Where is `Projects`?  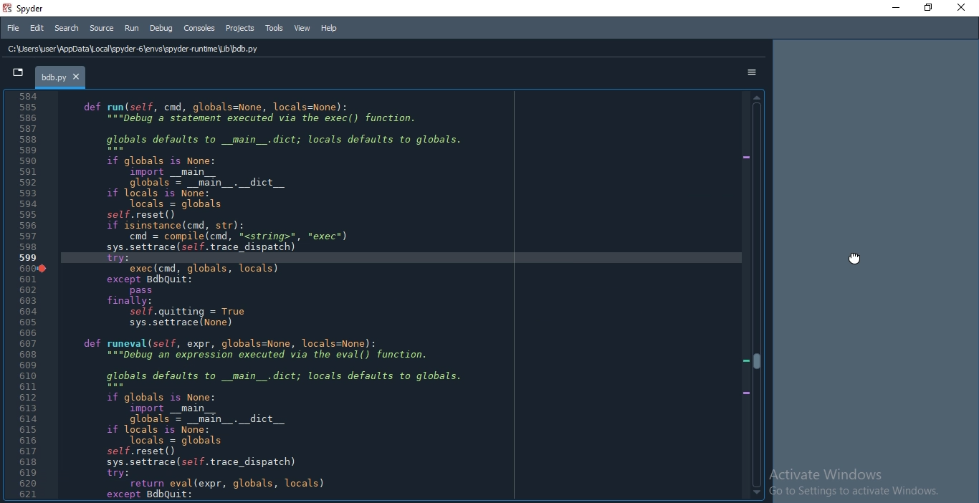 Projects is located at coordinates (240, 28).